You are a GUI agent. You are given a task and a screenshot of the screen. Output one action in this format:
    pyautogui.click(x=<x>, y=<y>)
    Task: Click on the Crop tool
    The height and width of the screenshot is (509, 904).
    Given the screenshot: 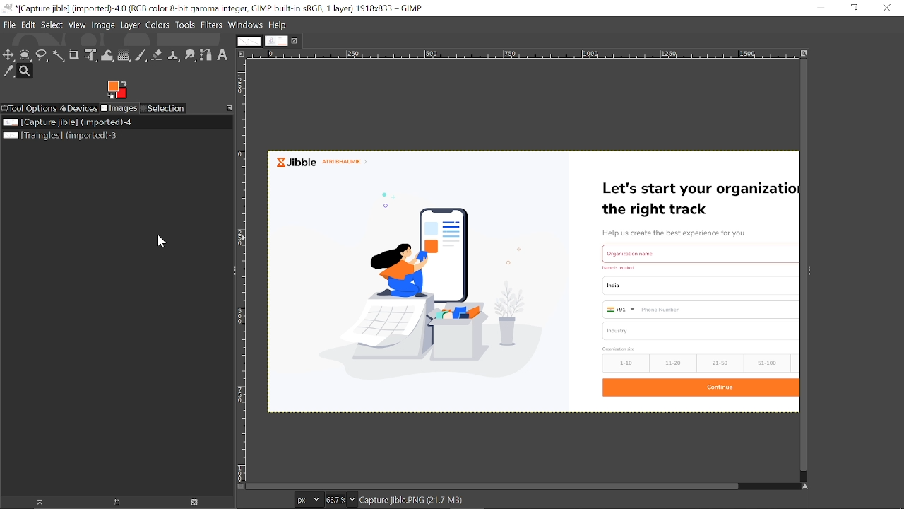 What is the action you would take?
    pyautogui.click(x=74, y=54)
    